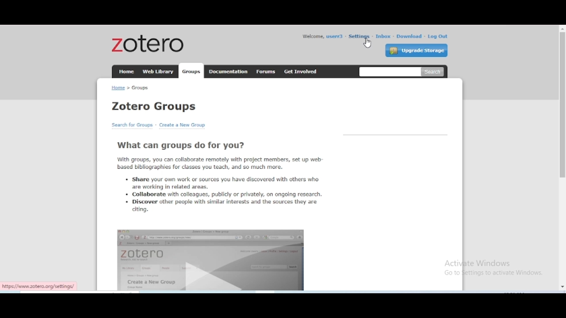 The width and height of the screenshot is (566, 318). Describe the element at coordinates (410, 36) in the screenshot. I see `download` at that location.